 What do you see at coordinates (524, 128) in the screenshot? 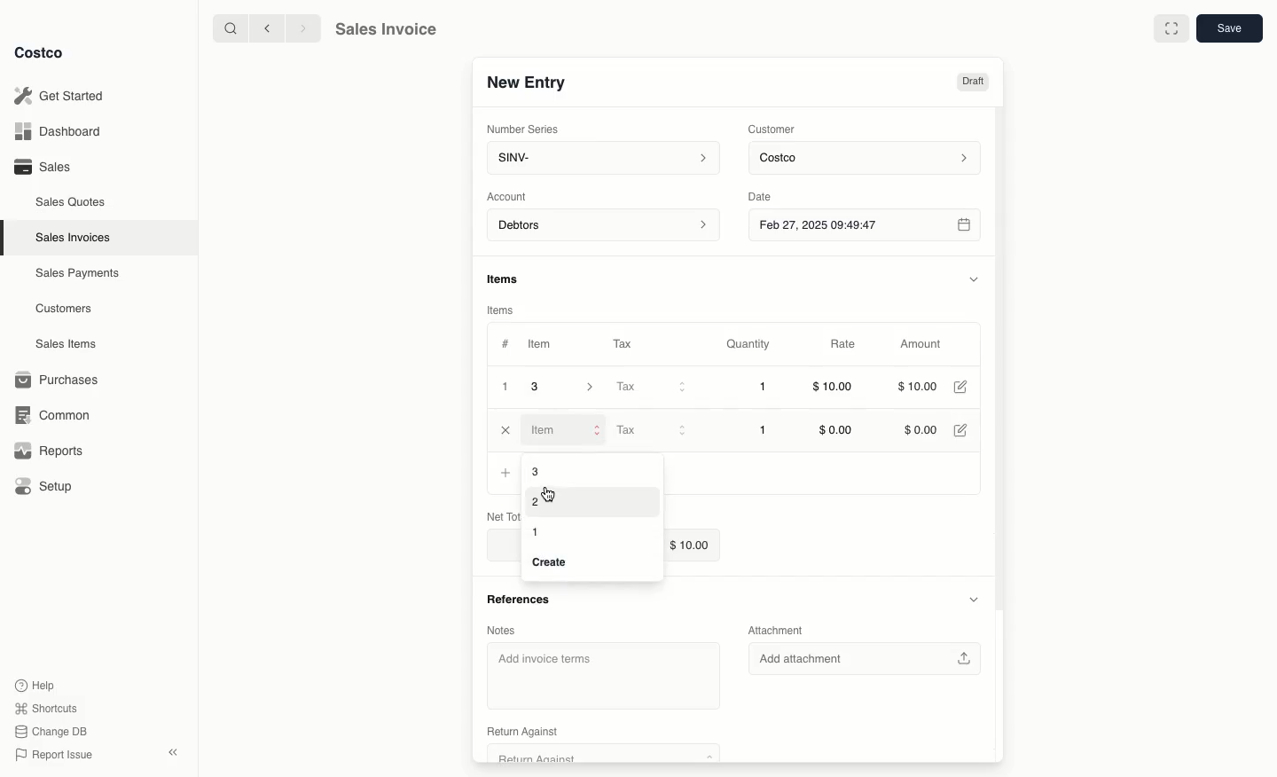
I see `Number Series` at bounding box center [524, 128].